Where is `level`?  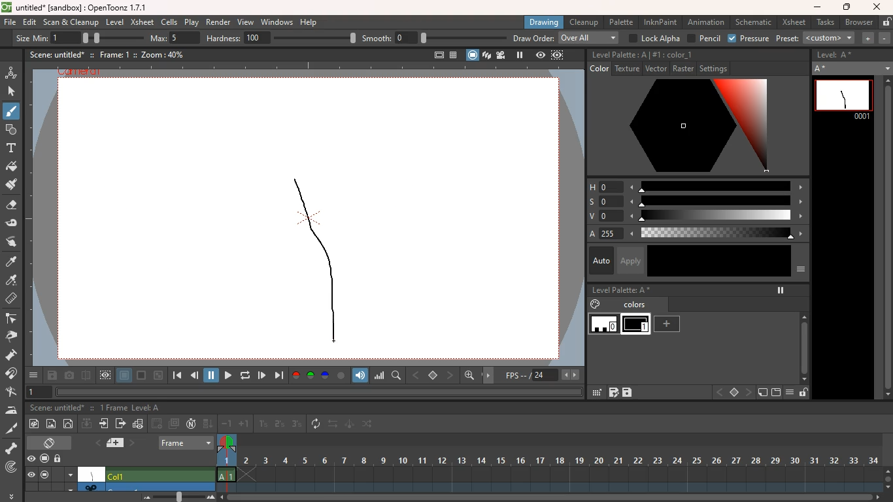 level is located at coordinates (116, 22).